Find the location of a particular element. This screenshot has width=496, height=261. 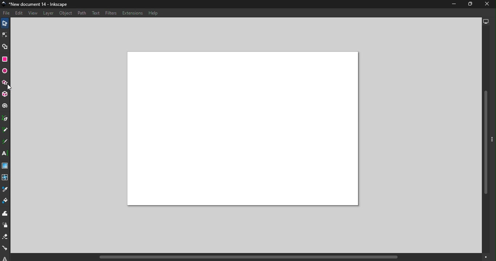

View is located at coordinates (34, 13).